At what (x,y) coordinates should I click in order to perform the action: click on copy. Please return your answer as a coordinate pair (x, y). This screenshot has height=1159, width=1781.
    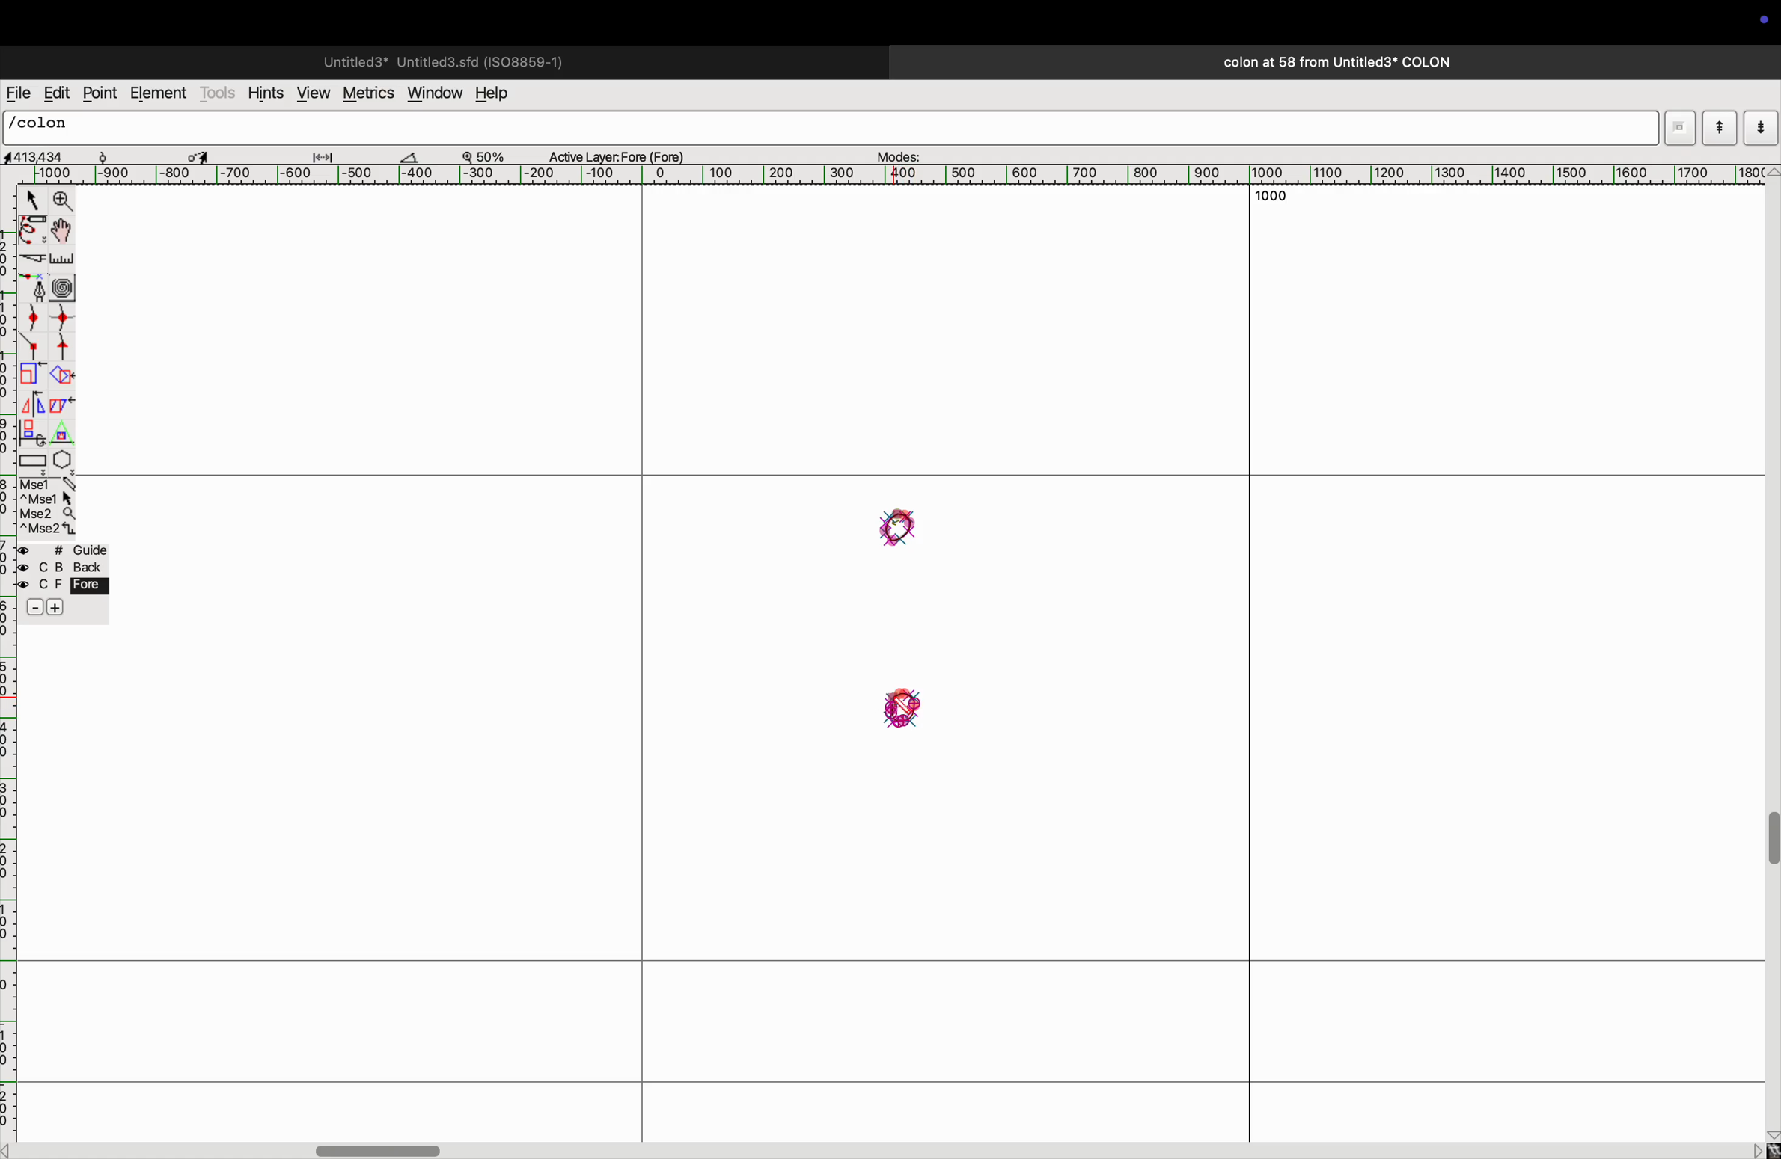
    Looking at the image, I should click on (65, 408).